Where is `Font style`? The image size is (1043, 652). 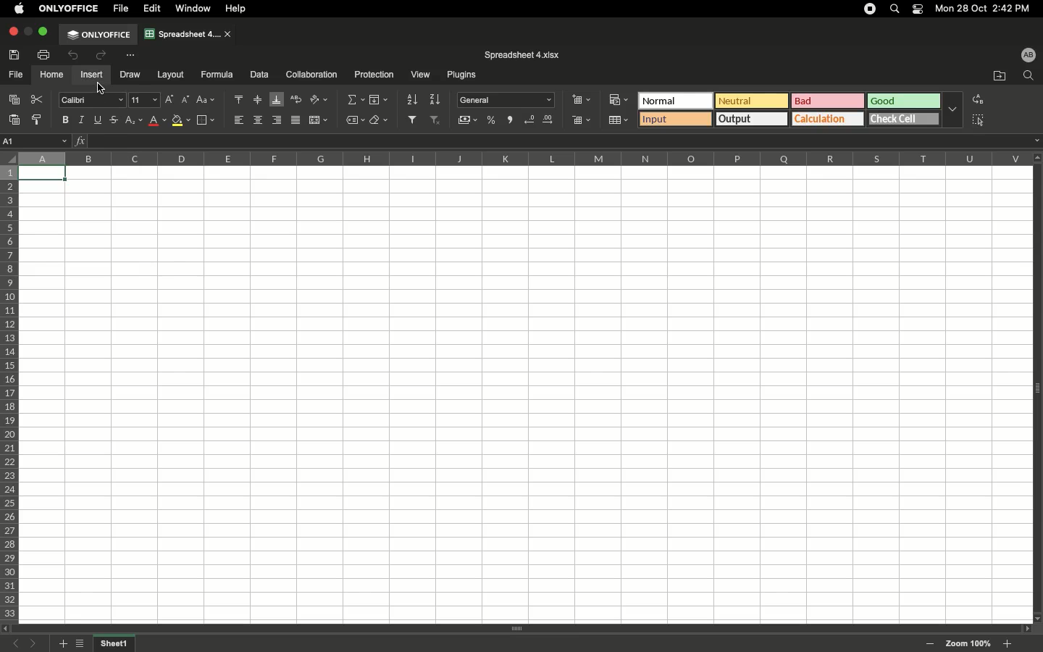 Font style is located at coordinates (93, 101).